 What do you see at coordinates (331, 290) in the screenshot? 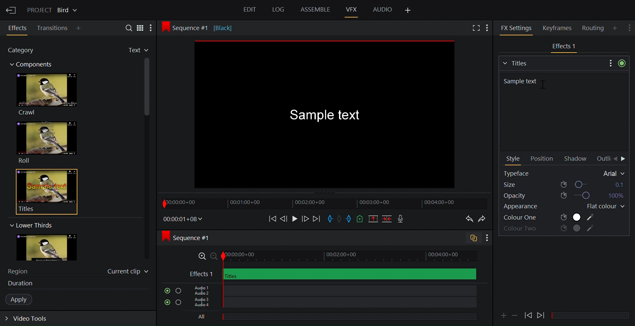
I see `Audio Track 1, Audio Track 2` at bounding box center [331, 290].